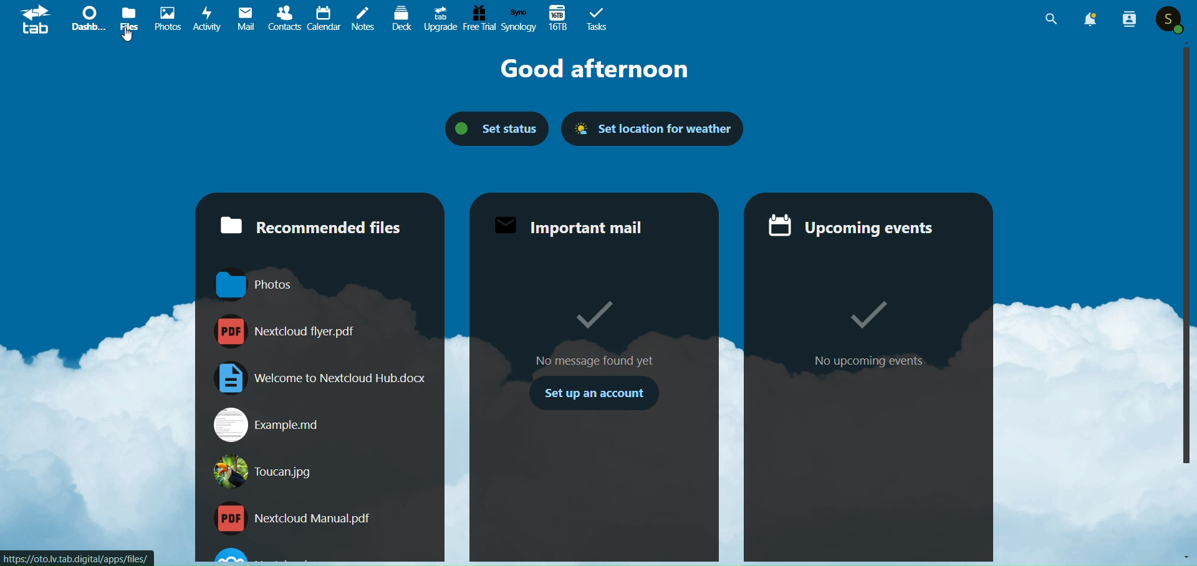 The width and height of the screenshot is (1197, 566). I want to click on Tick mark, so click(867, 315).